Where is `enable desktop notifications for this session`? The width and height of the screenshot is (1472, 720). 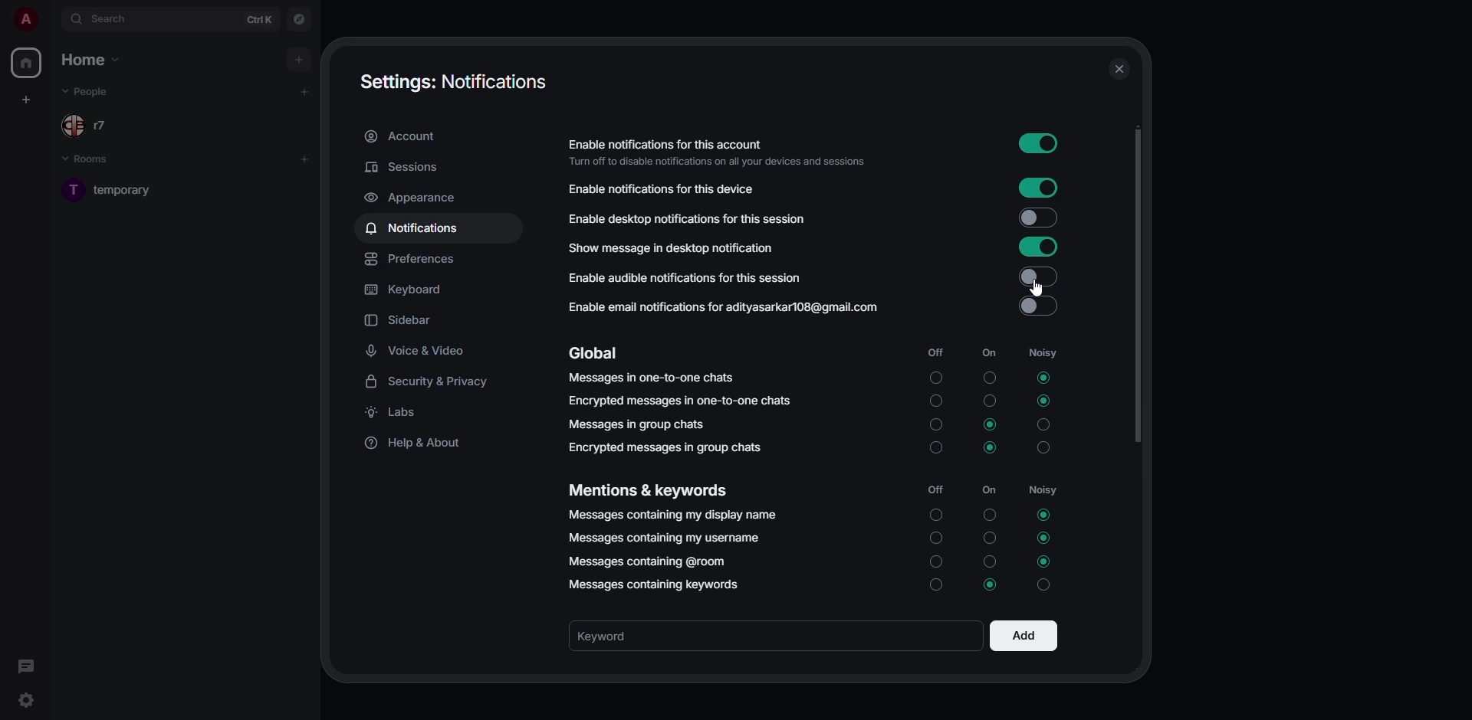 enable desktop notifications for this session is located at coordinates (697, 218).